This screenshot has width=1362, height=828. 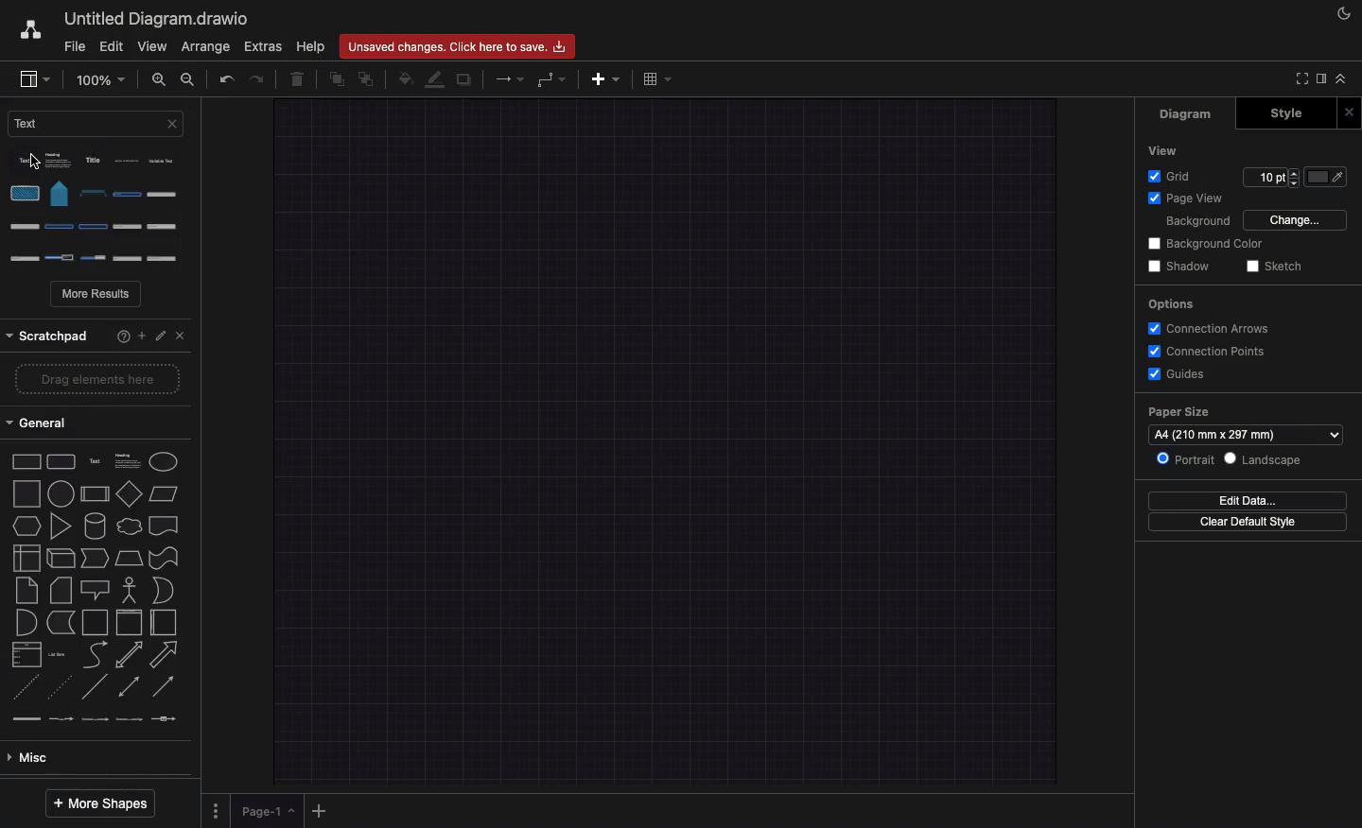 I want to click on Diagram, so click(x=1195, y=115).